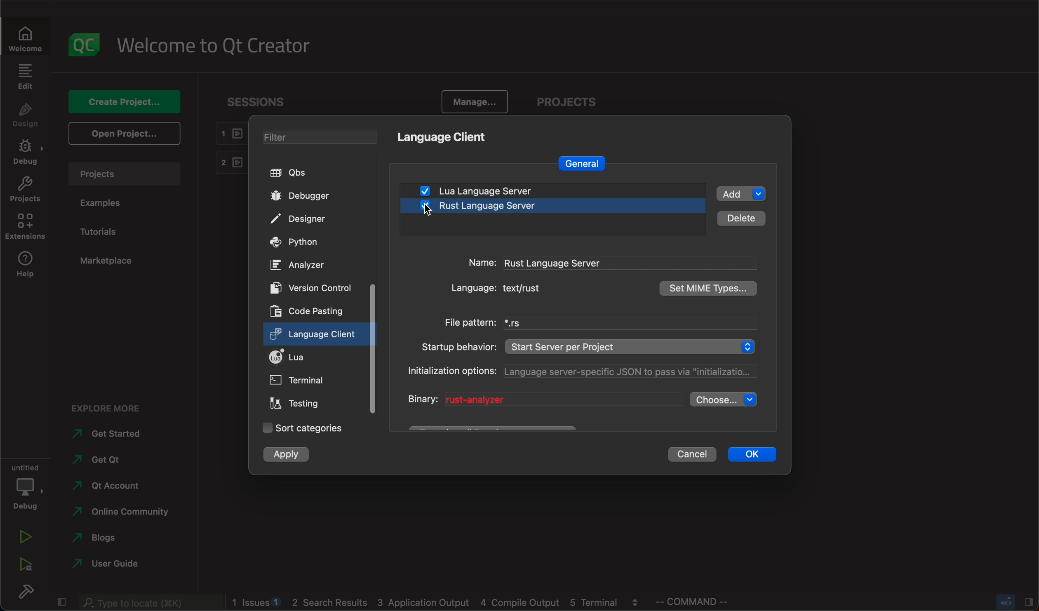 This screenshot has height=611, width=1039. Describe the element at coordinates (587, 373) in the screenshot. I see `options` at that location.